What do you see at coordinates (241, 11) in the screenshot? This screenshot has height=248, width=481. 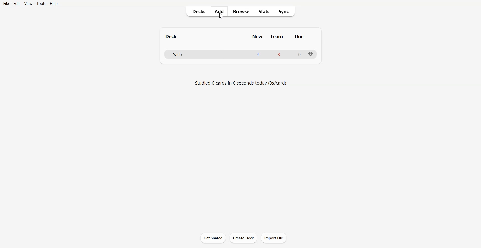 I see `Browse` at bounding box center [241, 11].